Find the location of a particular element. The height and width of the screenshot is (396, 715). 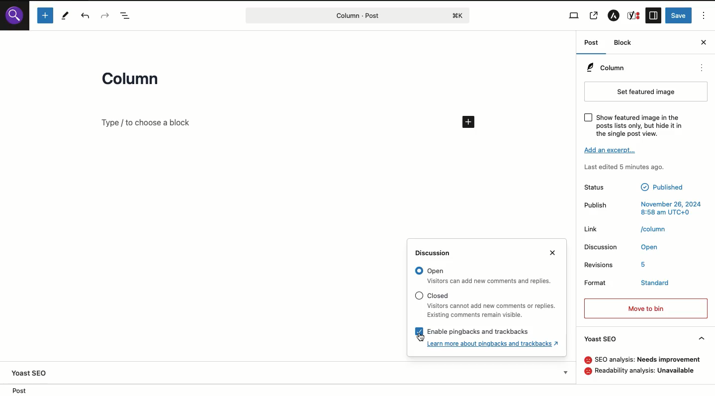

Add an excerpt is located at coordinates (611, 150).